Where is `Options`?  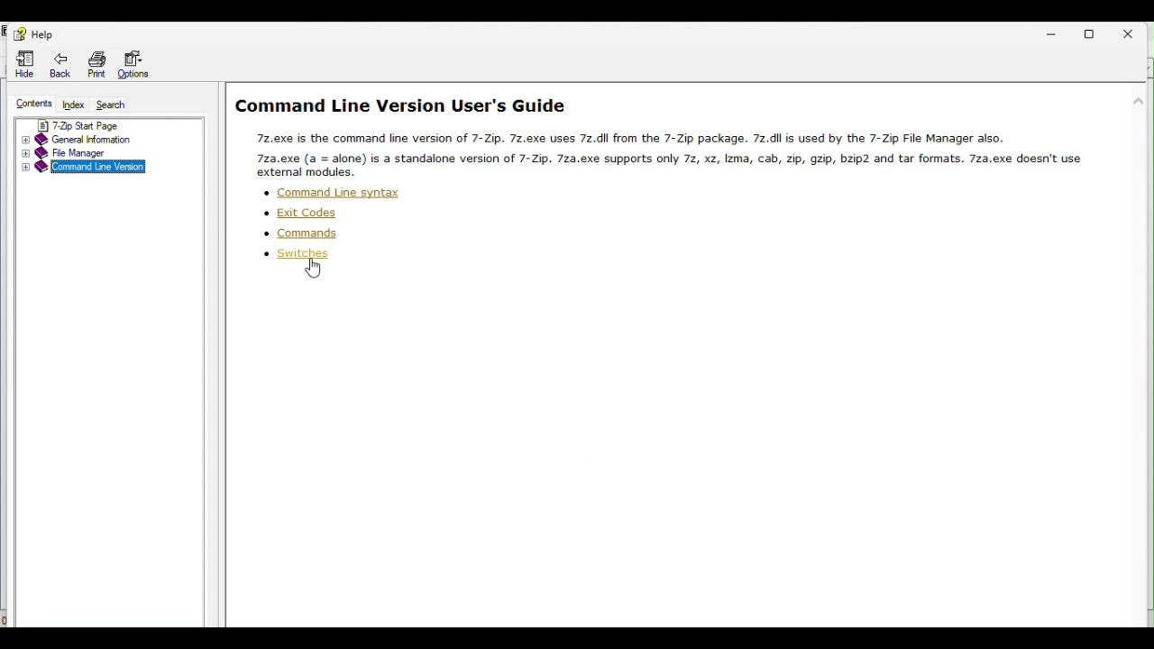 Options is located at coordinates (138, 66).